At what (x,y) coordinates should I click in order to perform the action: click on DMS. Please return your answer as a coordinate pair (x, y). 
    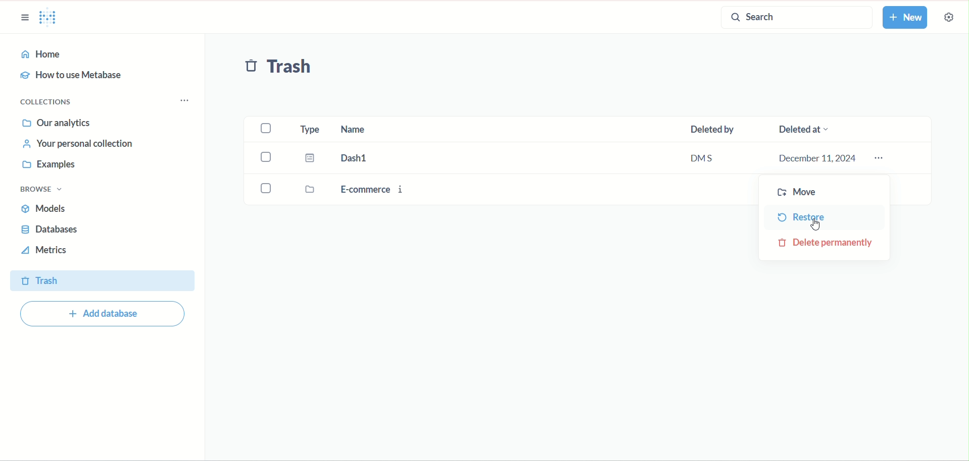
    Looking at the image, I should click on (712, 159).